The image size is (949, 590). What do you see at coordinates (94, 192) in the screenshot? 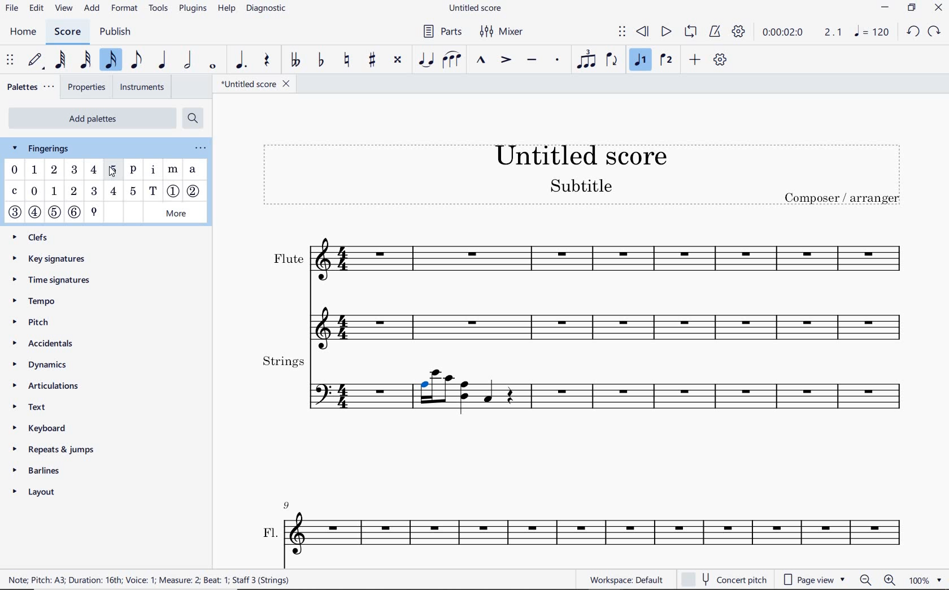
I see `LH GUITAR FINGERING 3` at bounding box center [94, 192].